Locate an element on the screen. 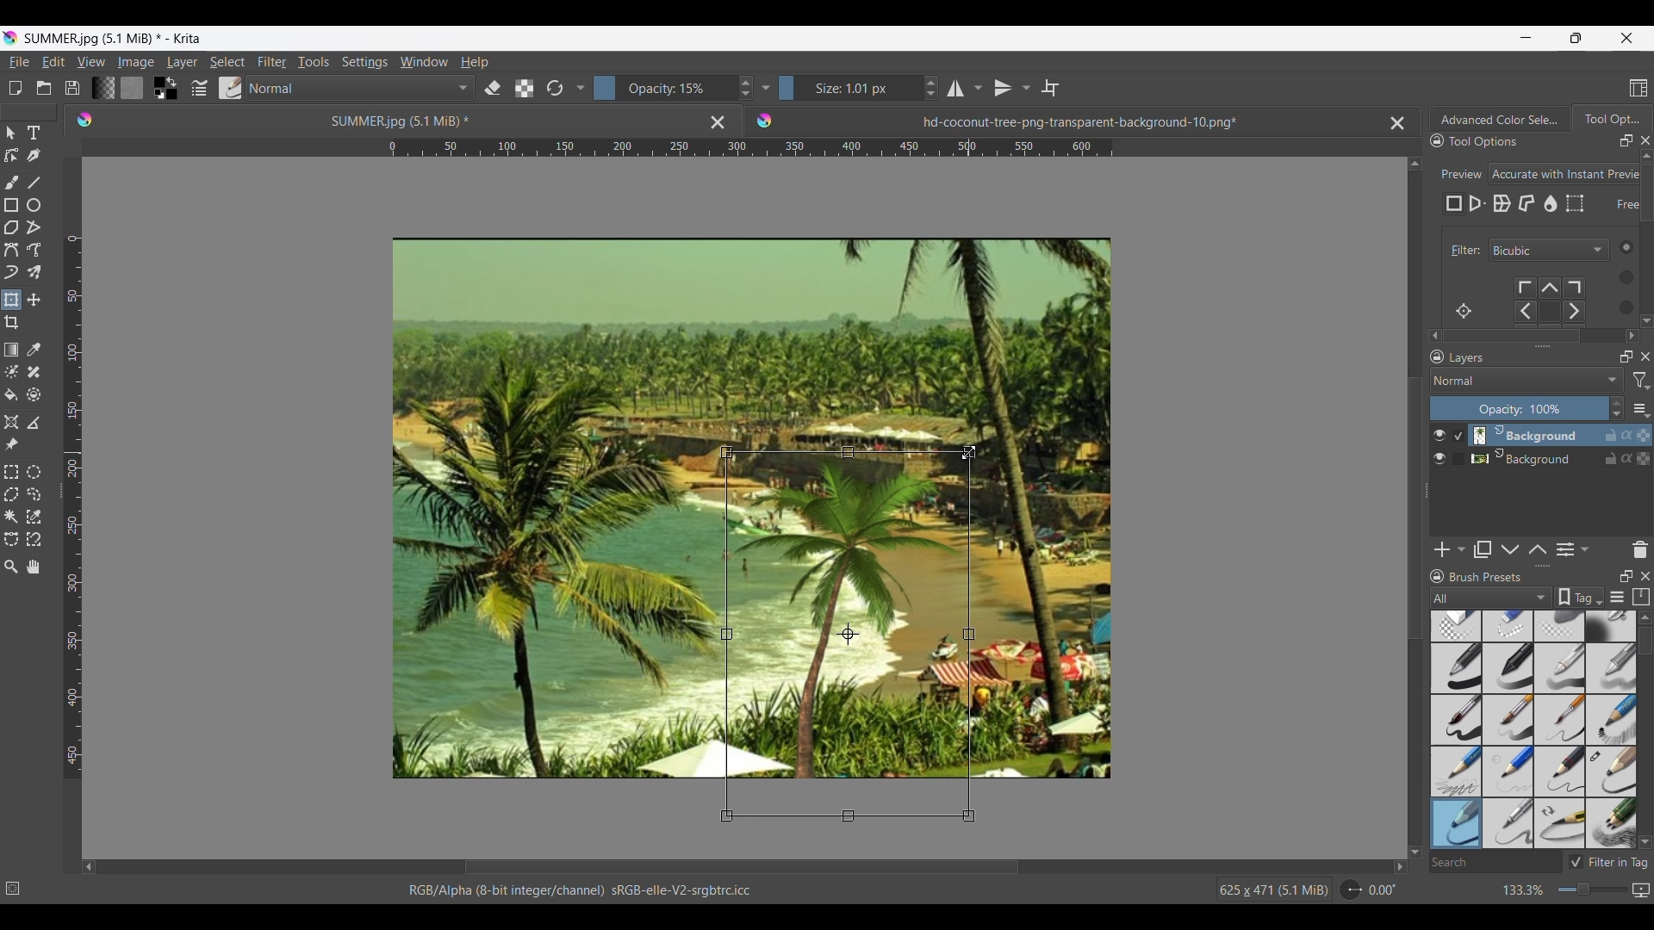 This screenshot has width=1654, height=930. Add new layer is located at coordinates (1443, 549).